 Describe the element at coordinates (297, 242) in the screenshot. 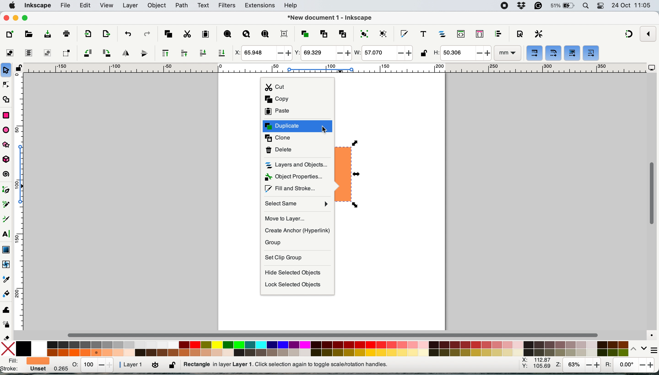

I see `group` at that location.